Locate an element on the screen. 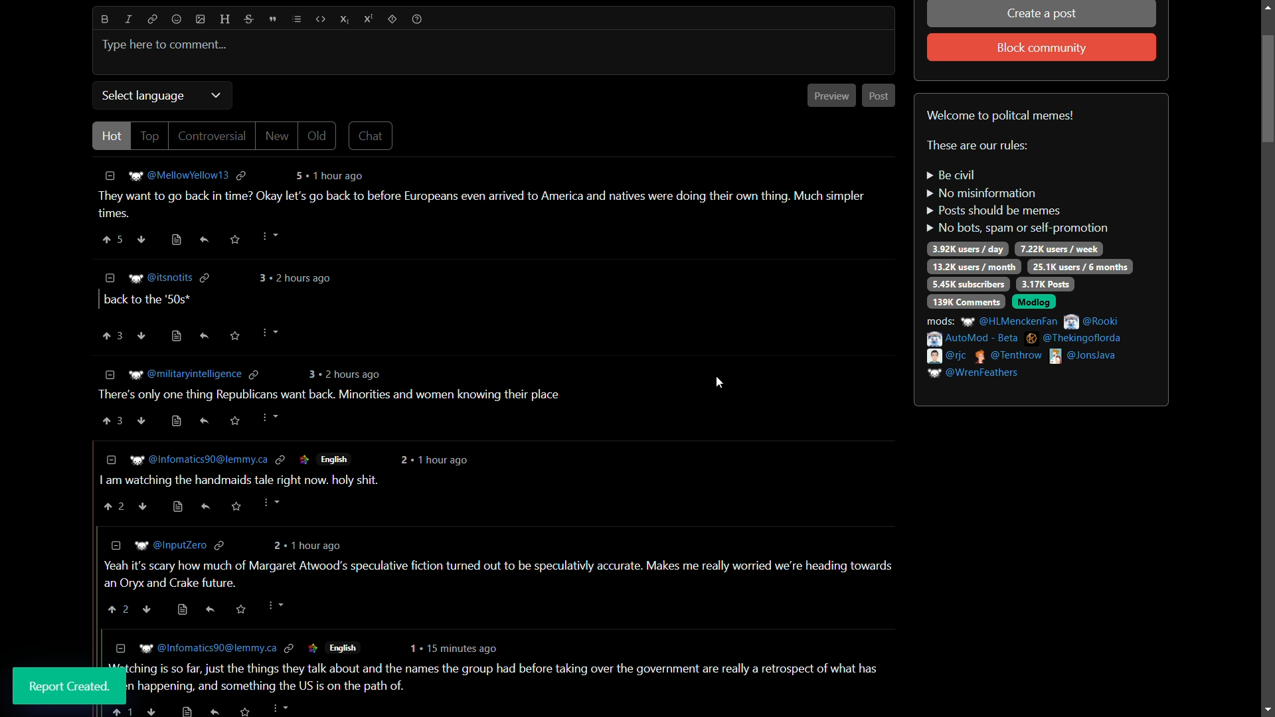  5.45k subscribers is located at coordinates (969, 285).